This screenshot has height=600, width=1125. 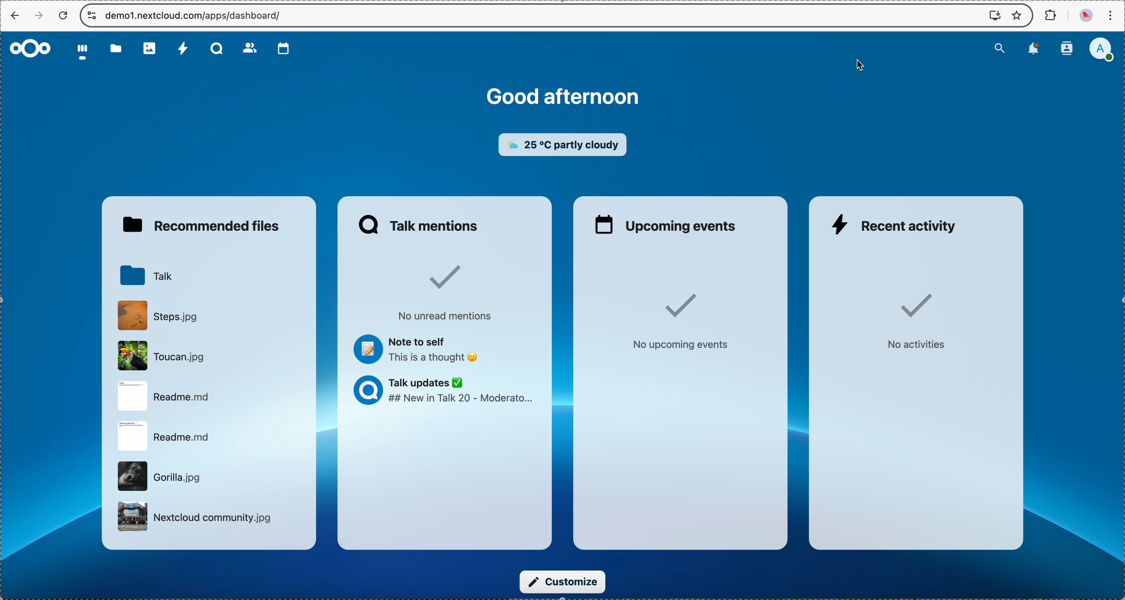 I want to click on contacts, so click(x=1067, y=49).